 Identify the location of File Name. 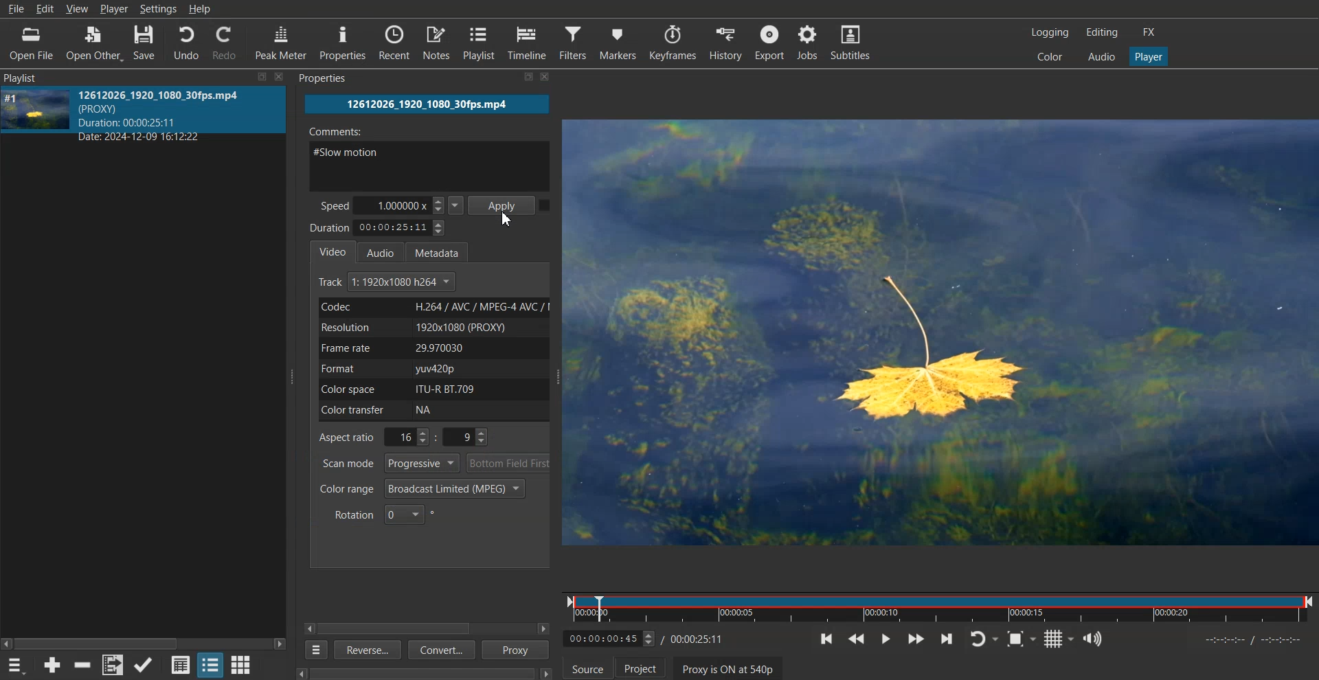
(427, 104).